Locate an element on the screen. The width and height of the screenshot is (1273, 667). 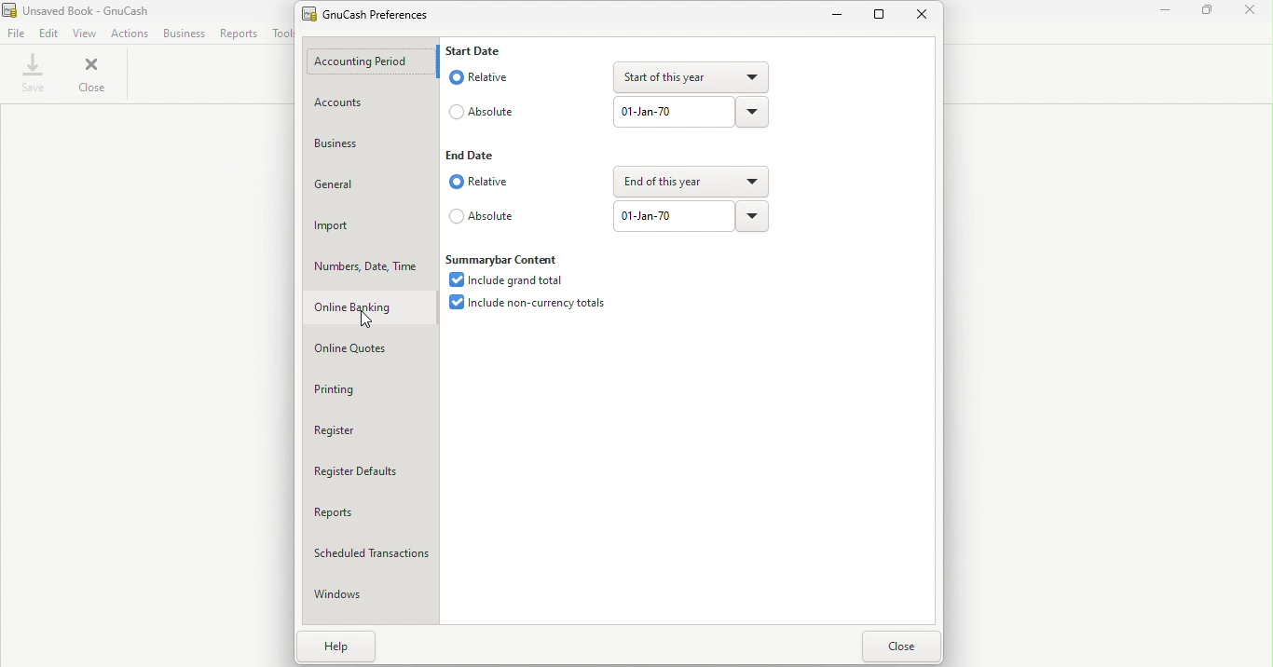
Minimize is located at coordinates (840, 16).